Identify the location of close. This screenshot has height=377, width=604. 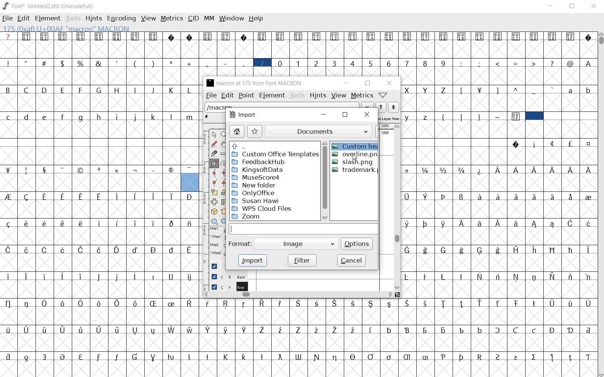
(388, 83).